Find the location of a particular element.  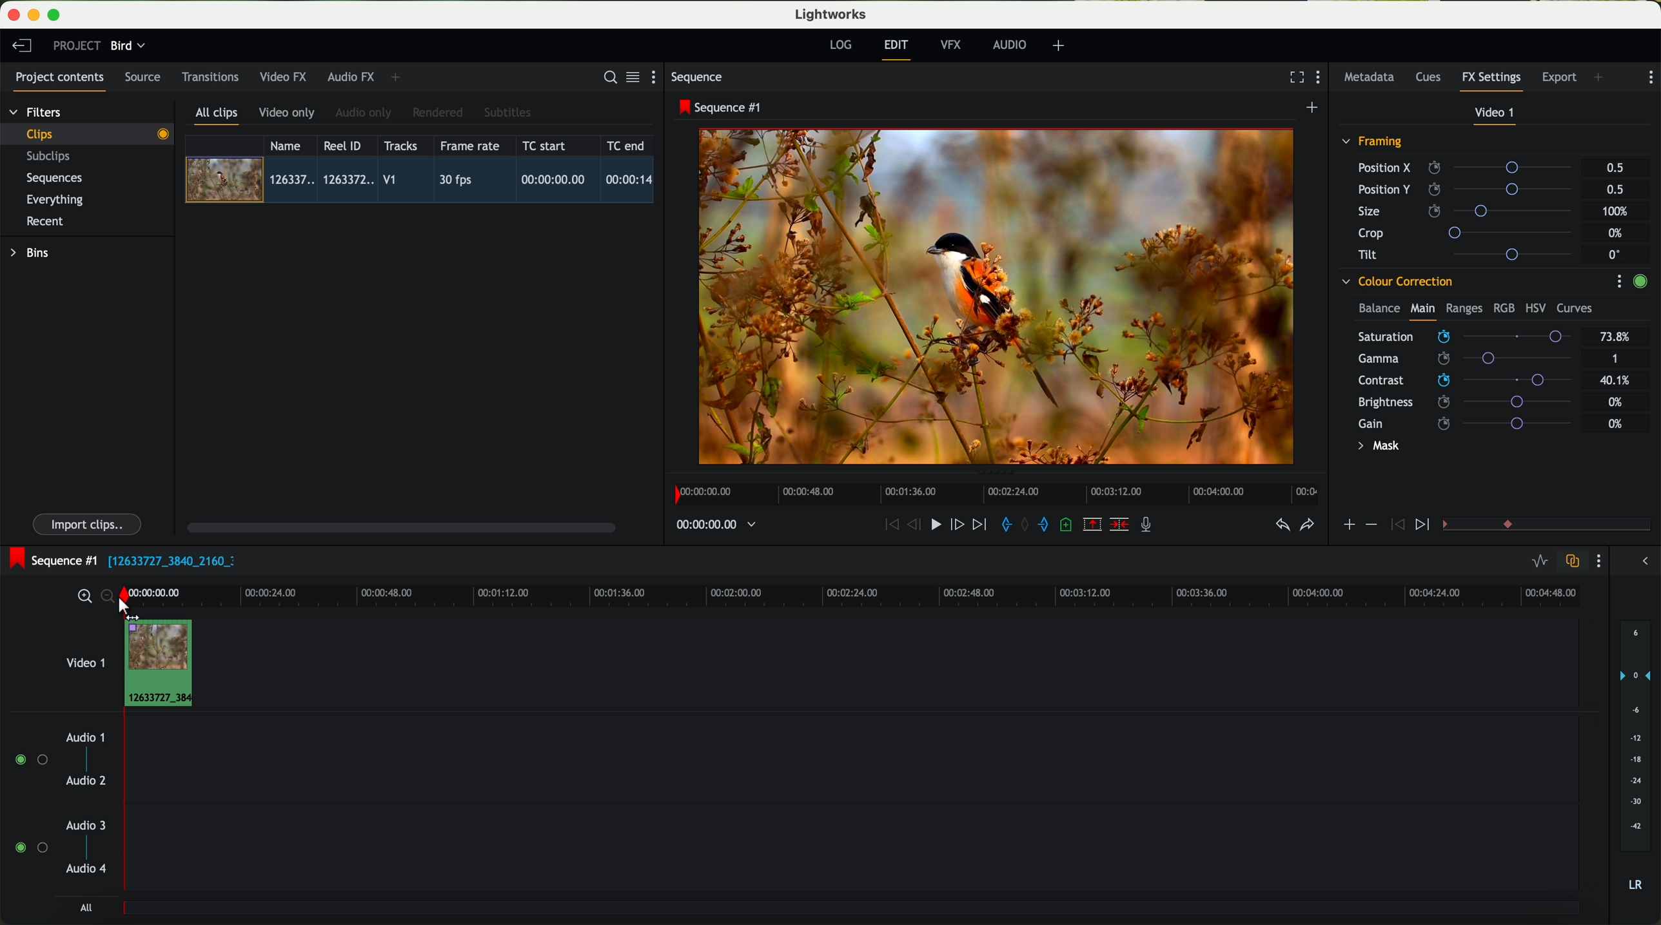

0% is located at coordinates (1616, 400).